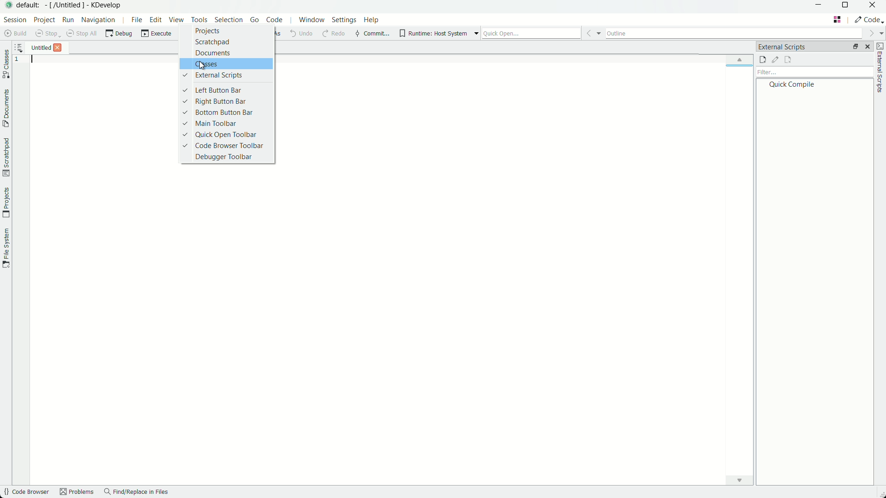 The width and height of the screenshot is (886, 498). What do you see at coordinates (275, 21) in the screenshot?
I see `code` at bounding box center [275, 21].